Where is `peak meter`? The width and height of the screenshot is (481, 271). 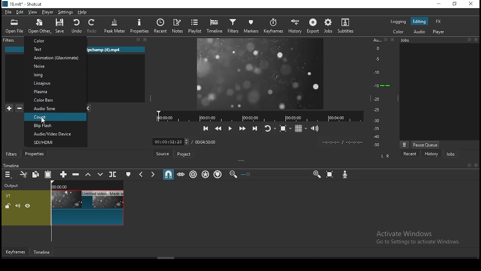
peak meter is located at coordinates (115, 26).